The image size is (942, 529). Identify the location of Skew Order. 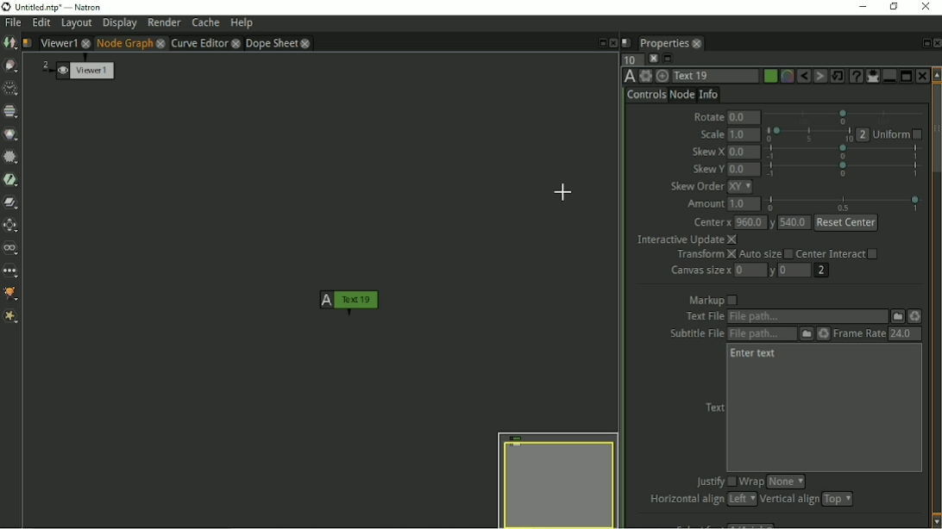
(694, 186).